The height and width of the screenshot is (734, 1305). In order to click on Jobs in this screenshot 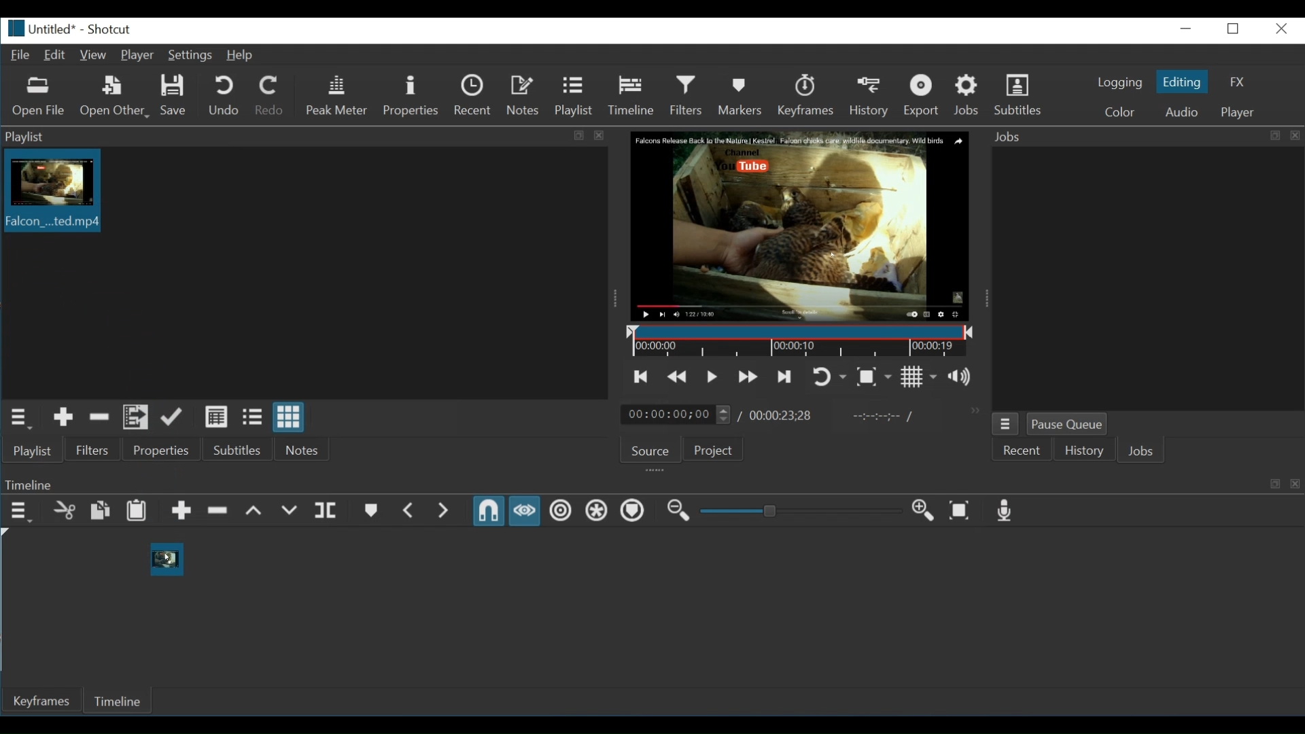, I will do `click(1141, 452)`.